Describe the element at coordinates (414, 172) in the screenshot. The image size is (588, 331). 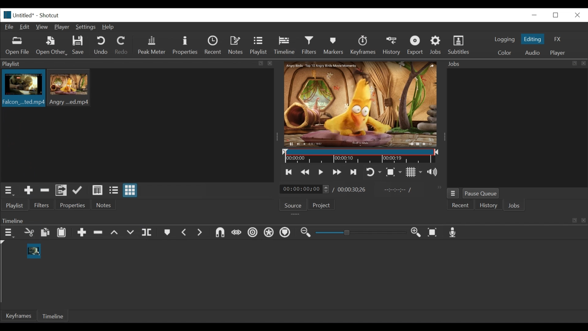
I see `Toggle display grid on player` at that location.